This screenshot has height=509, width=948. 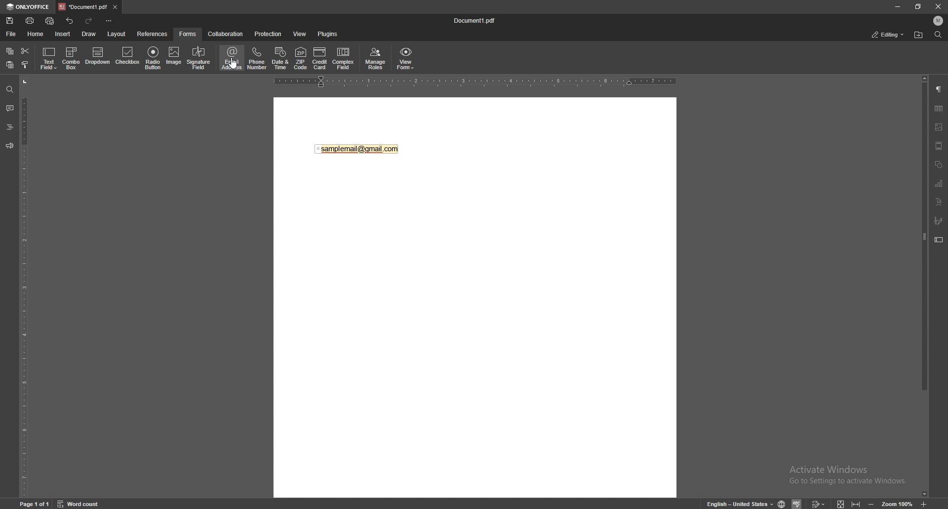 What do you see at coordinates (939, 109) in the screenshot?
I see `table` at bounding box center [939, 109].